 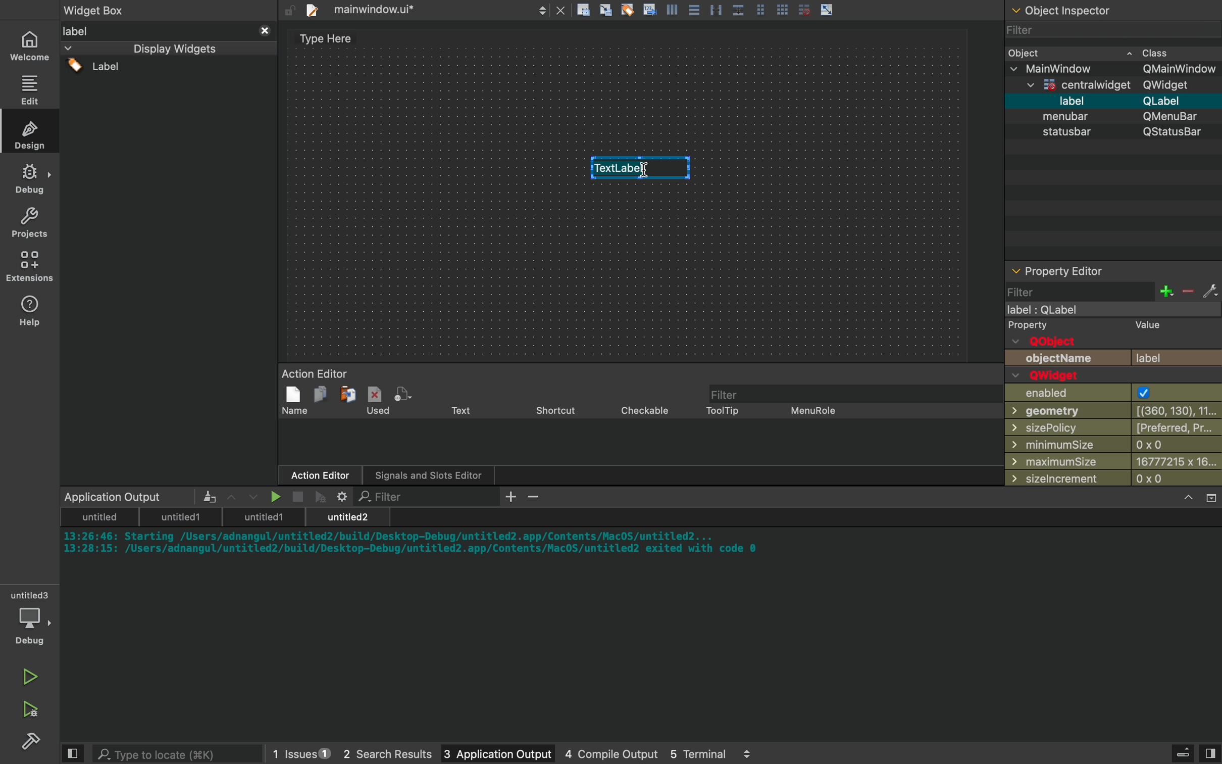 I want to click on , so click(x=30, y=179).